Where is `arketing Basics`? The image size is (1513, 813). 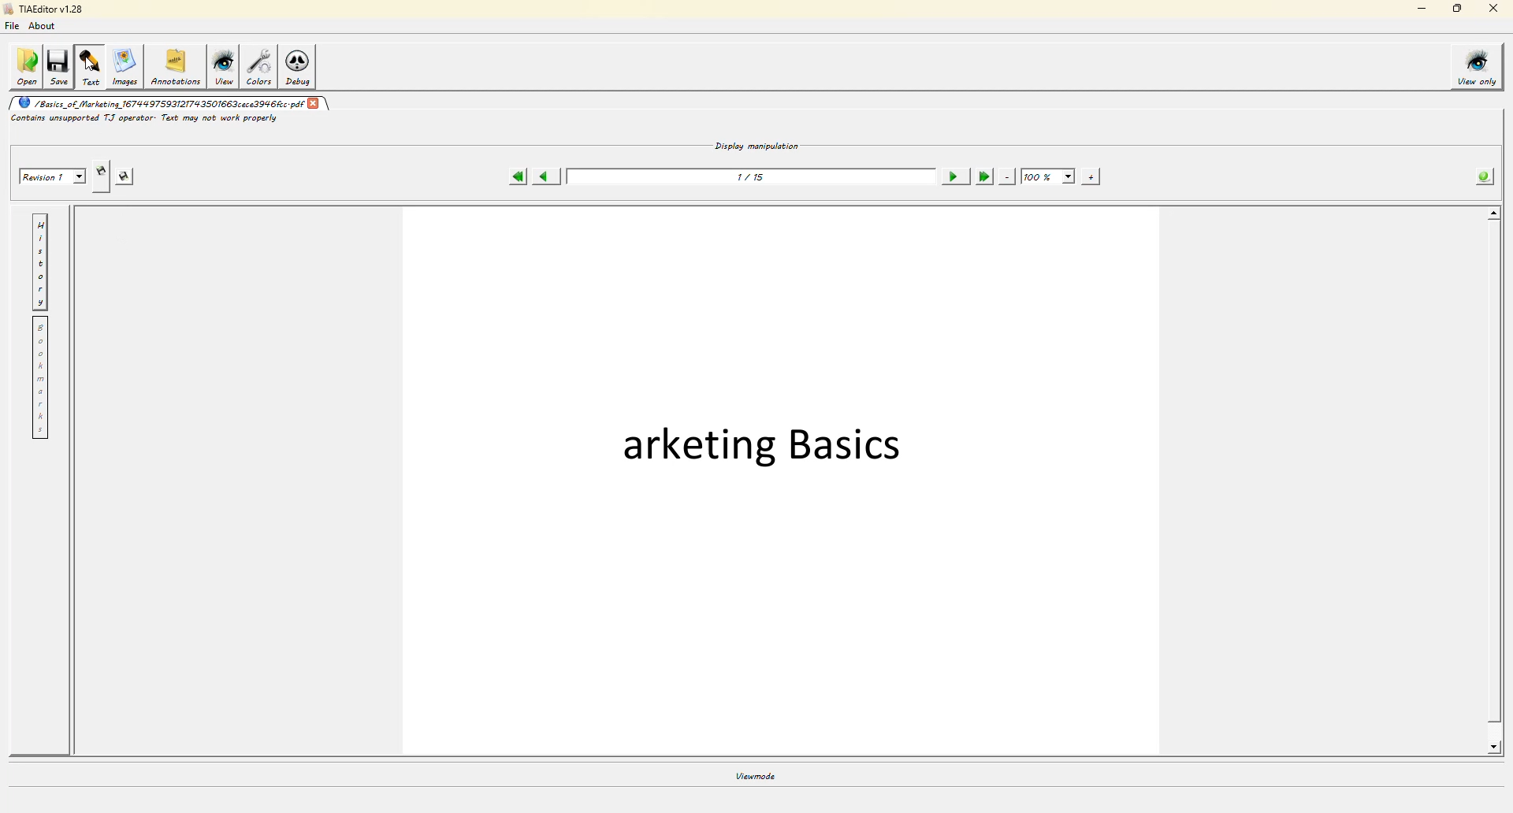
arketing Basics is located at coordinates (760, 444).